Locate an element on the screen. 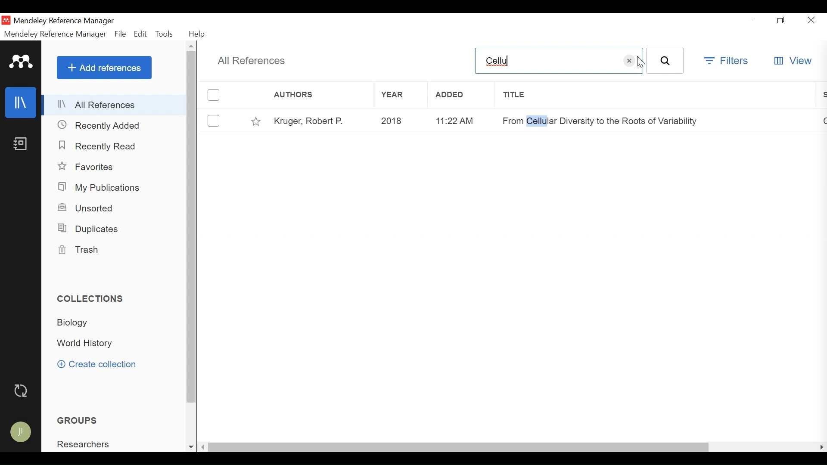 The image size is (827, 465). User is located at coordinates (21, 433).